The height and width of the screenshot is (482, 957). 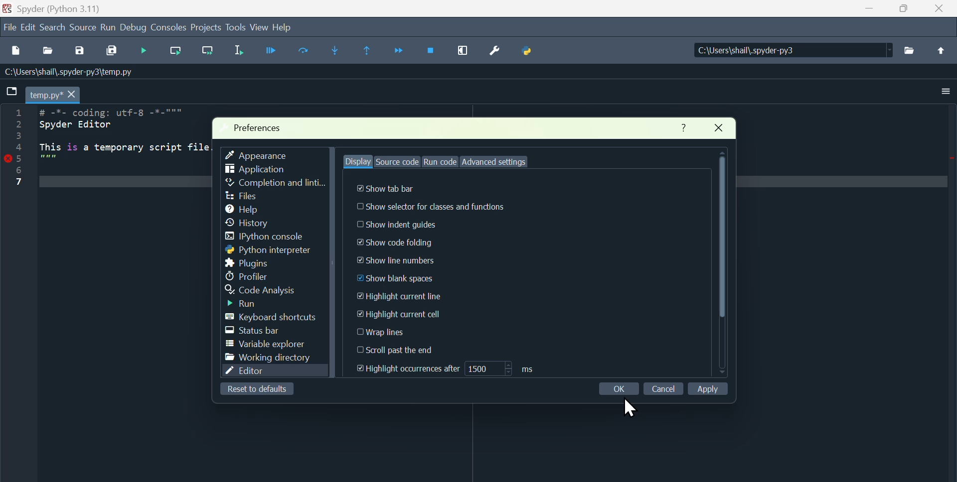 What do you see at coordinates (365, 49) in the screenshot?
I see `Execute until same function returns` at bounding box center [365, 49].